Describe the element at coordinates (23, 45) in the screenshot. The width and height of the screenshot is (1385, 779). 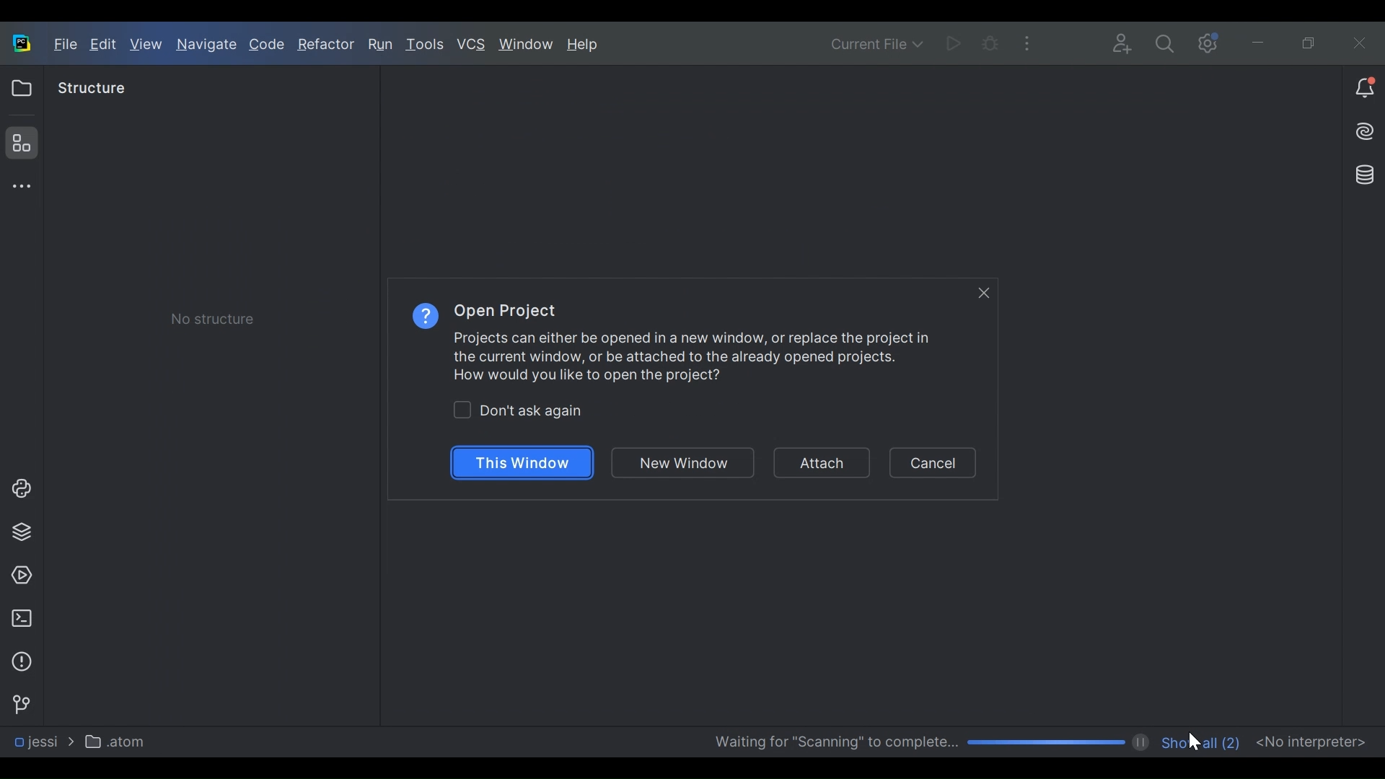
I see `PyCharm Desktop Icon` at that location.